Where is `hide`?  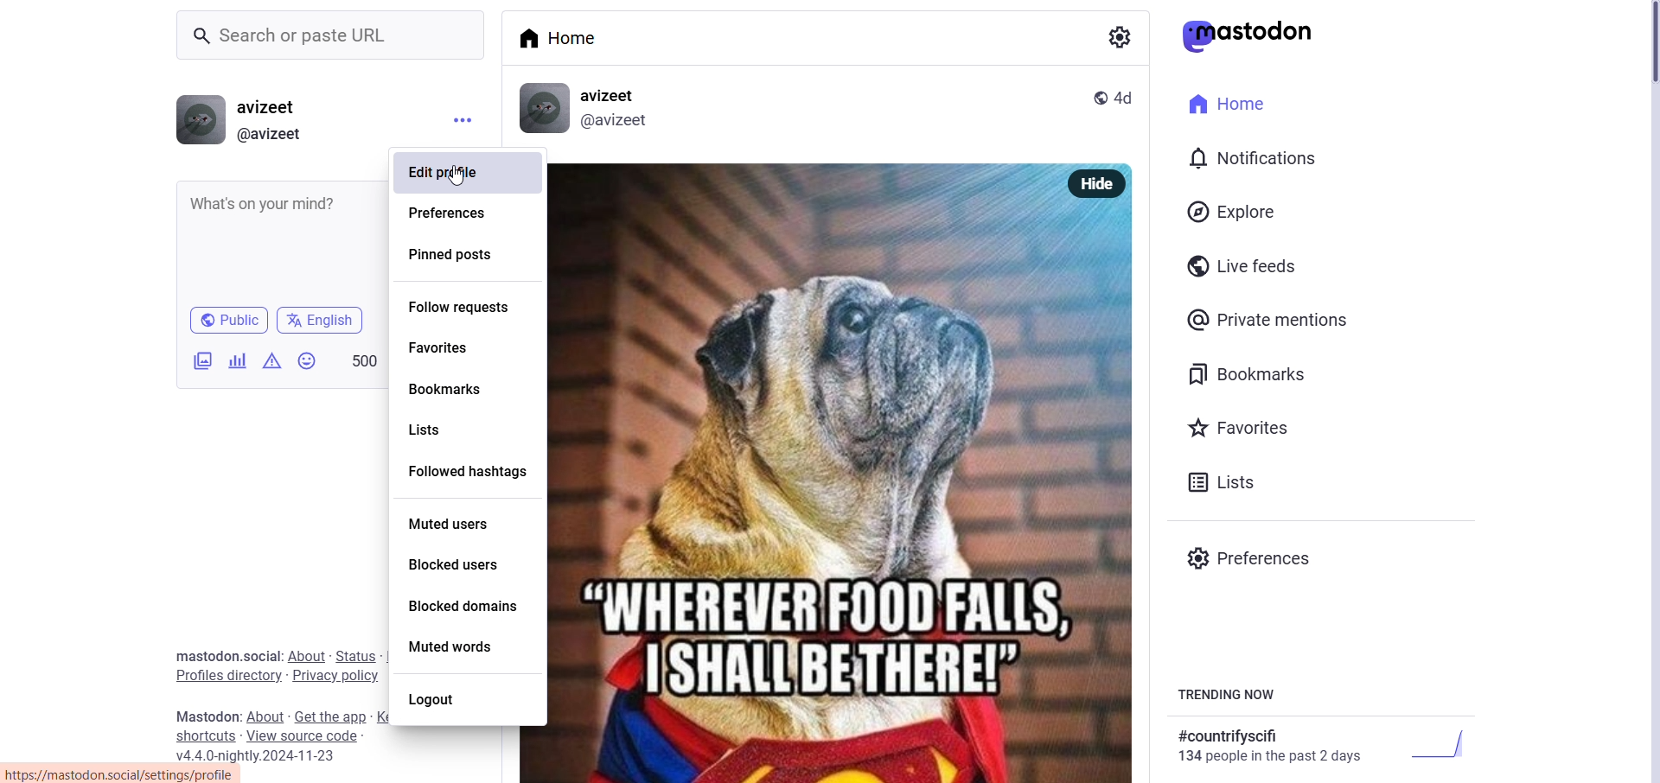 hide is located at coordinates (1096, 184).